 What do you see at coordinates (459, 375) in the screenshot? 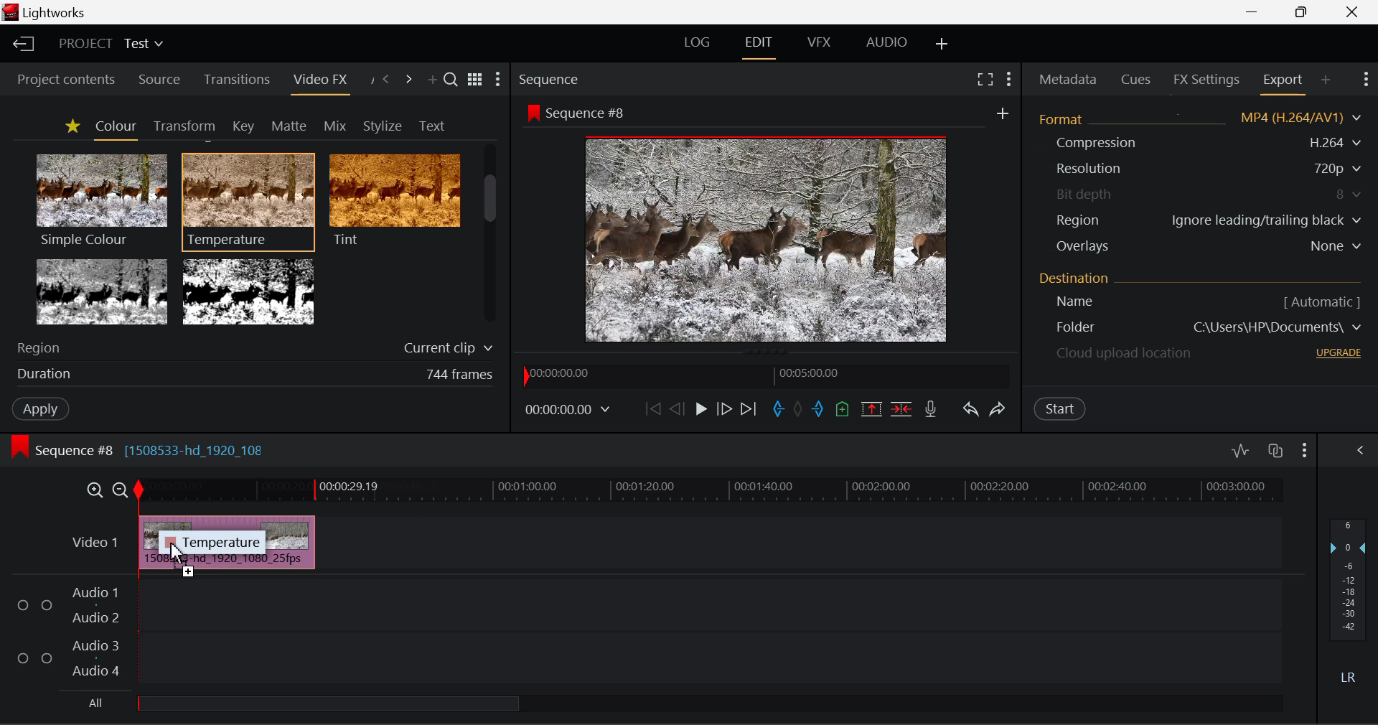
I see `744 frames` at bounding box center [459, 375].